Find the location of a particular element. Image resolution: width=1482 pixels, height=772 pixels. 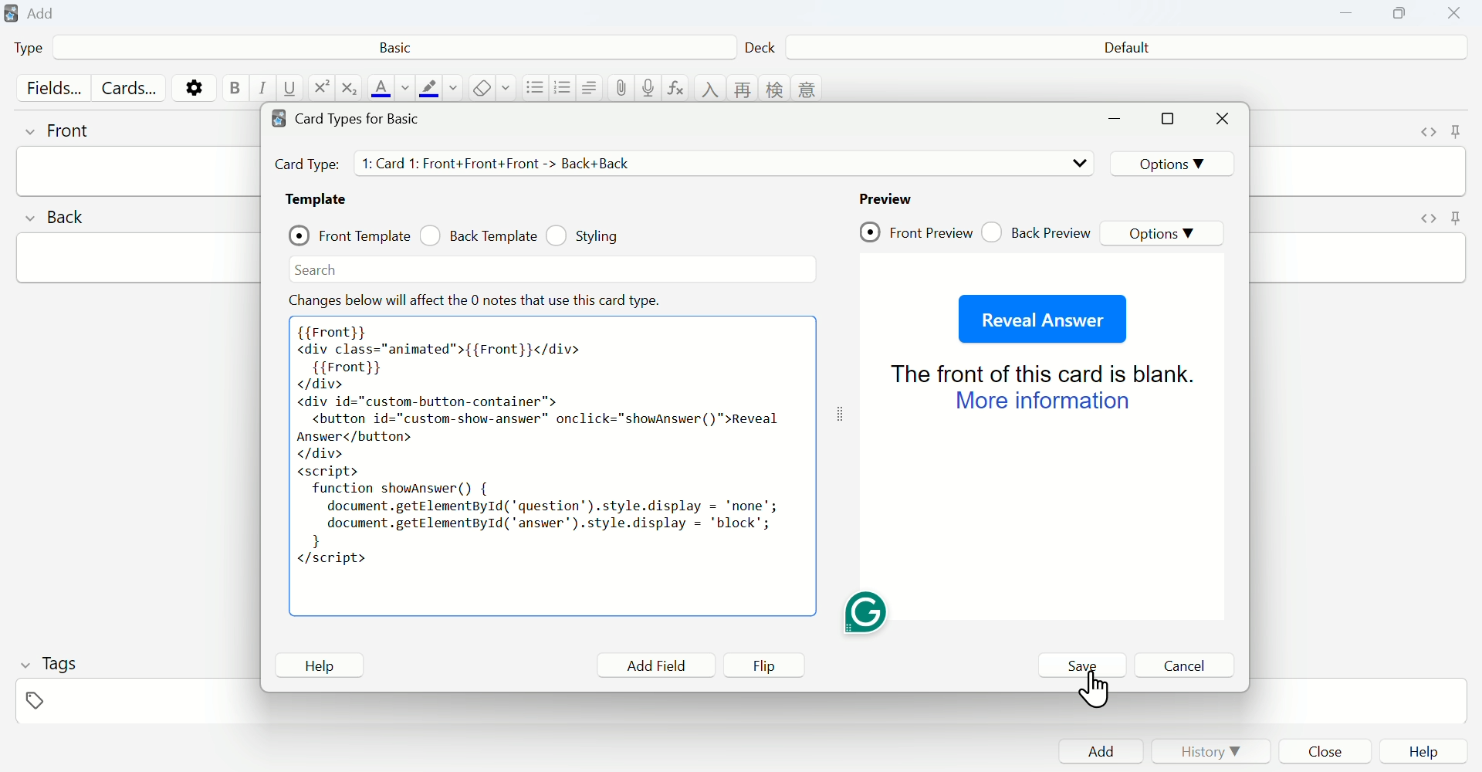

Front Preview is located at coordinates (916, 232).